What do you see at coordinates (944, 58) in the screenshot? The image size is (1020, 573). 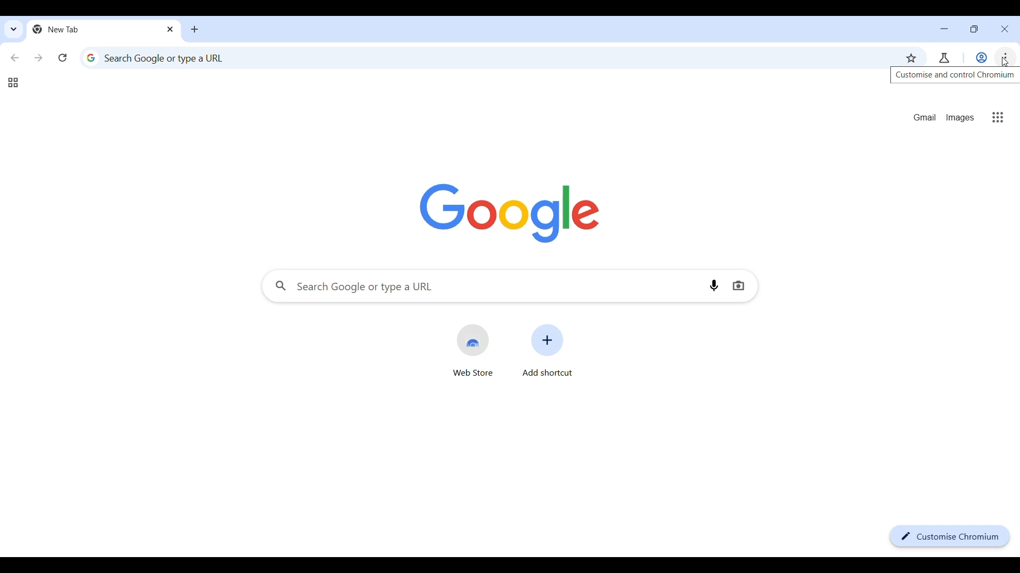 I see `Chrome labs` at bounding box center [944, 58].